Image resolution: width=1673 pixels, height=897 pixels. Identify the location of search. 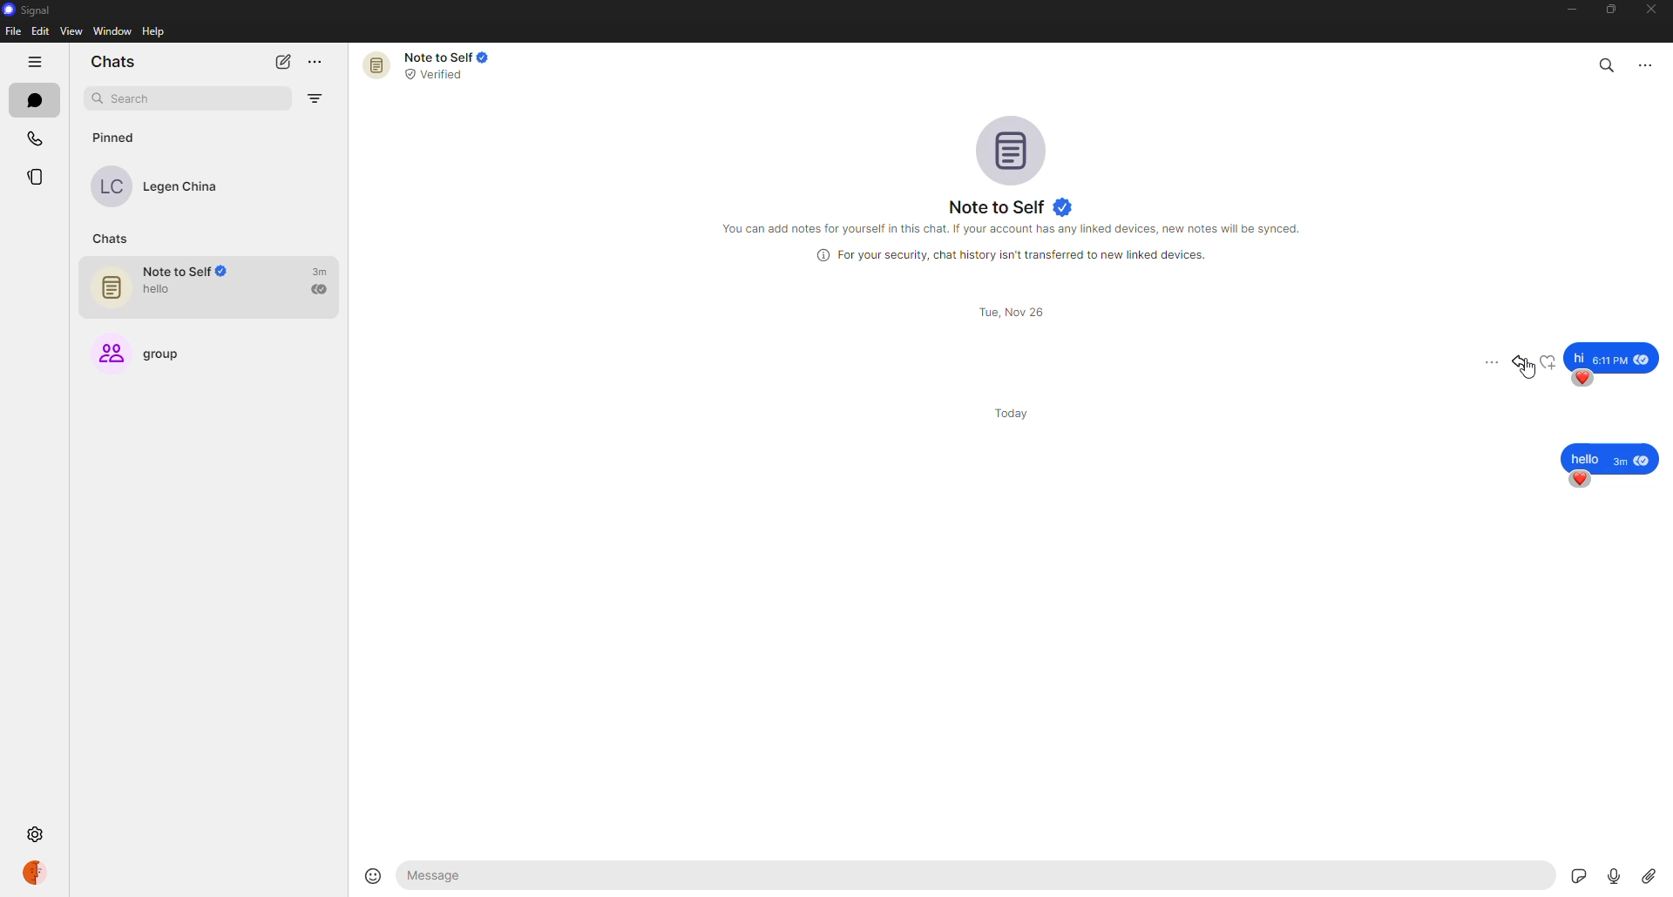
(1608, 64).